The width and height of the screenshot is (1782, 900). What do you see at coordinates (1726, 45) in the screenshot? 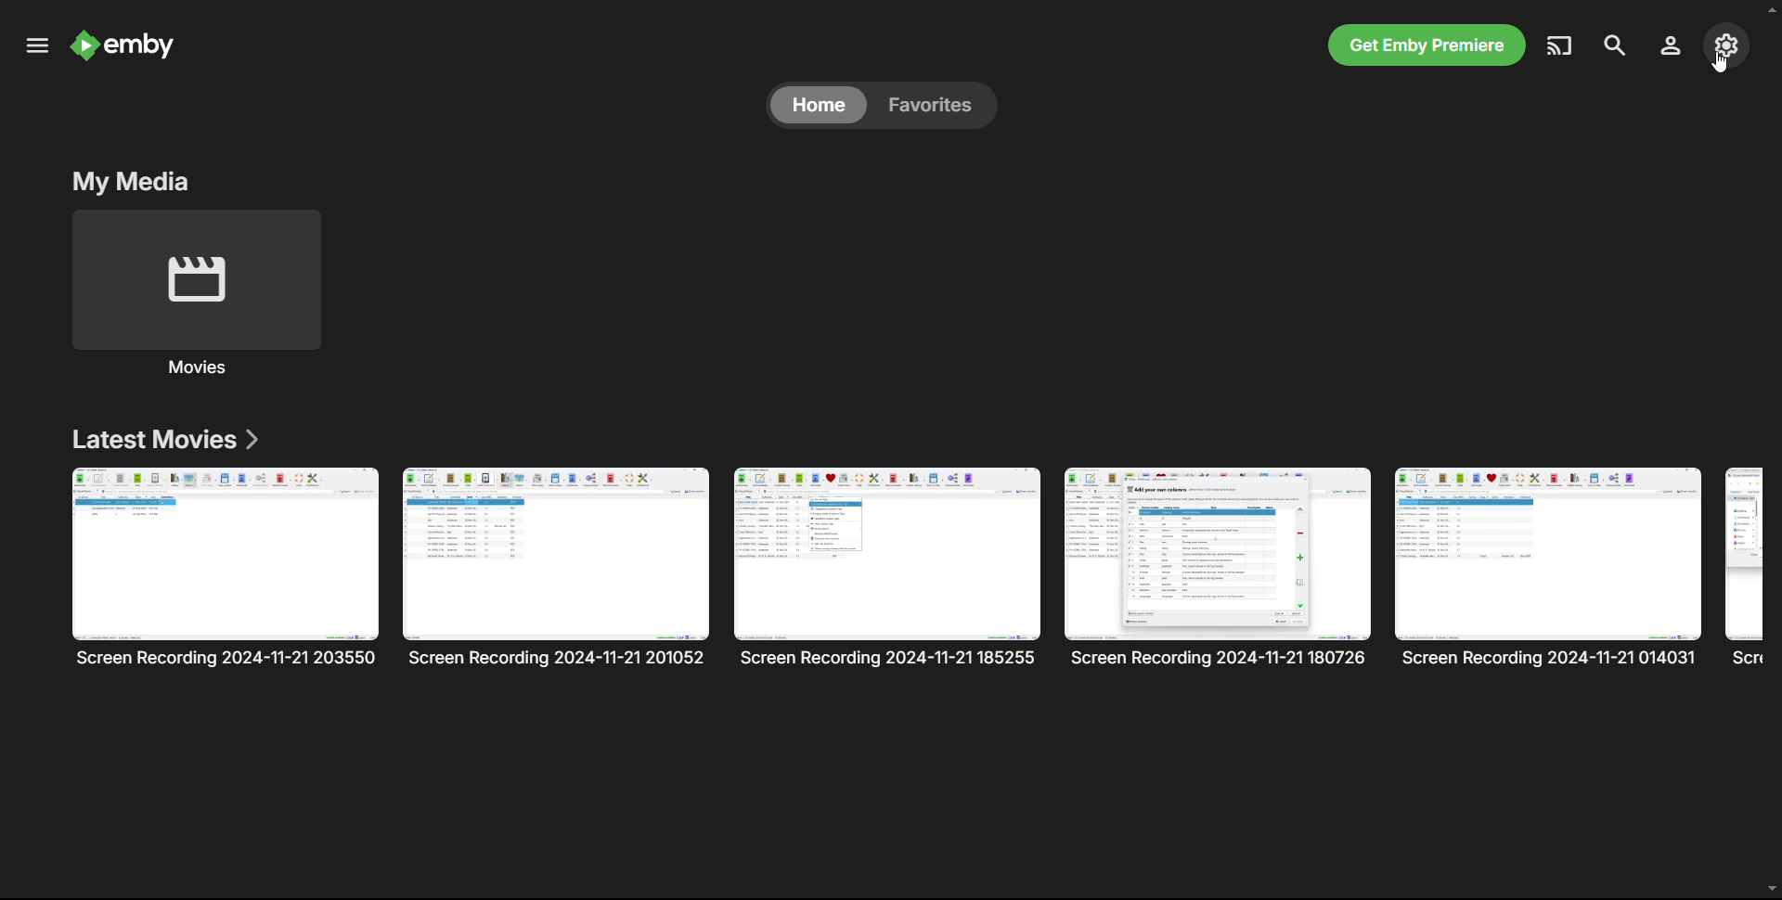
I see `settings` at bounding box center [1726, 45].